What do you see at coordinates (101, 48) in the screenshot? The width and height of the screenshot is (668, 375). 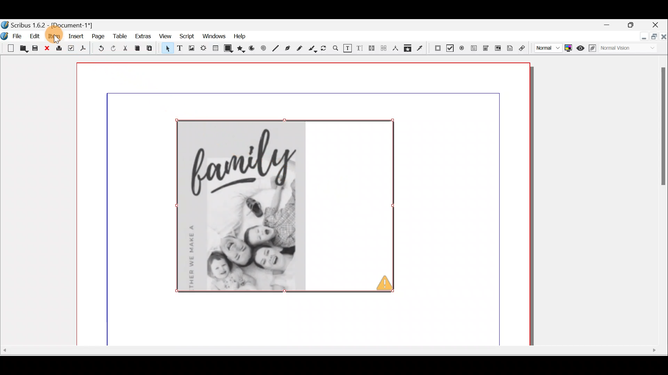 I see `Undo` at bounding box center [101, 48].